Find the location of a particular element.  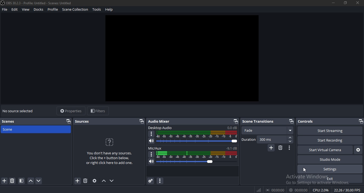

restore is located at coordinates (68, 121).